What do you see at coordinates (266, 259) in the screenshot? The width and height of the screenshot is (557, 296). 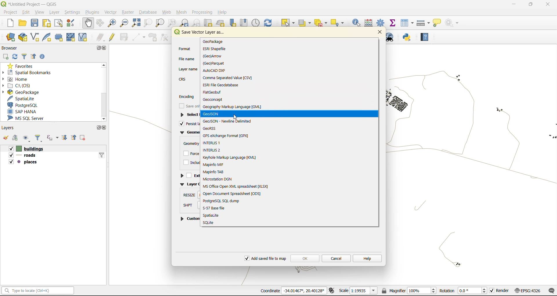 I see `add saved file to map` at bounding box center [266, 259].